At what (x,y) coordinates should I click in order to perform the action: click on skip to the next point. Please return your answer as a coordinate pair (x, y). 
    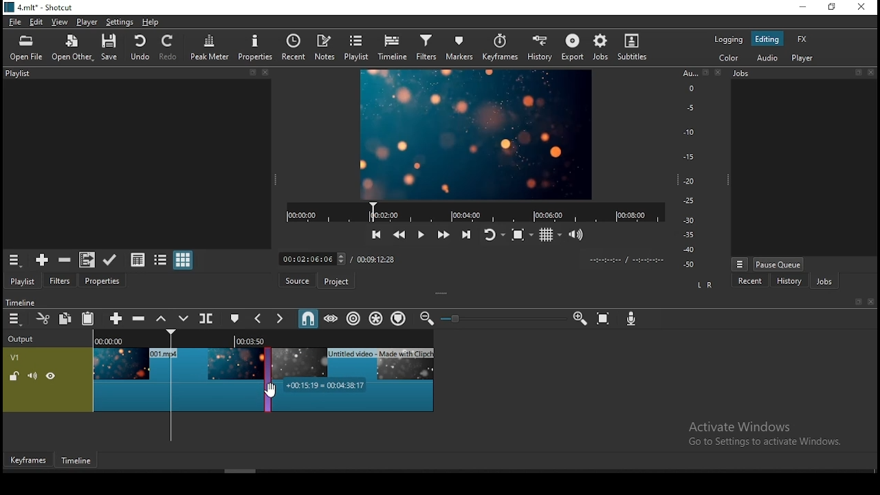
    Looking at the image, I should click on (467, 235).